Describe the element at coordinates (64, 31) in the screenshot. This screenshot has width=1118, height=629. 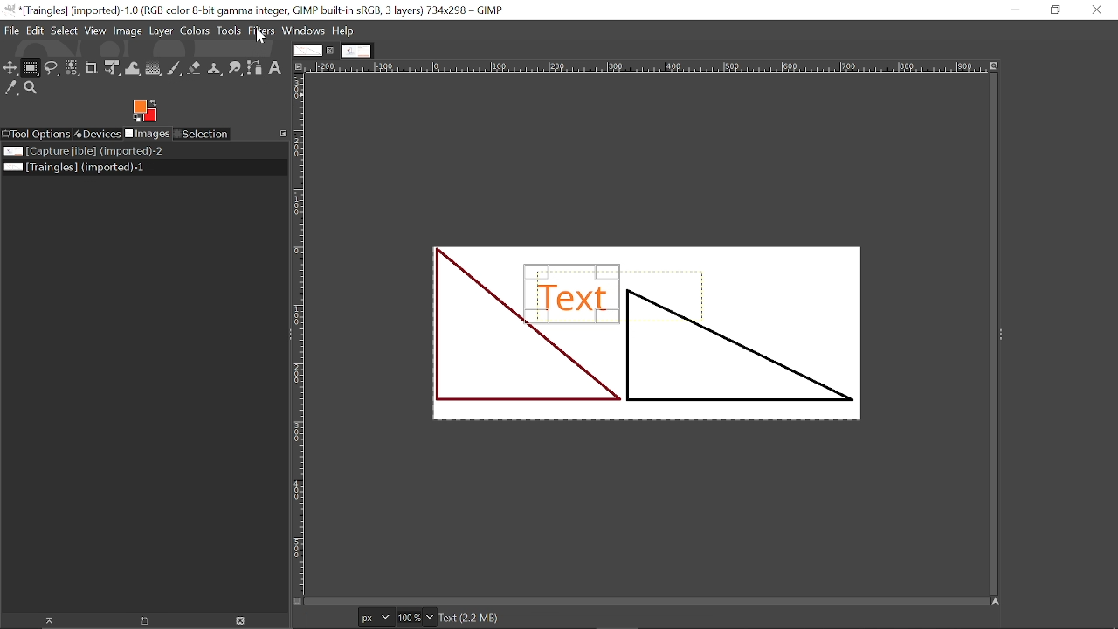
I see `Select` at that location.